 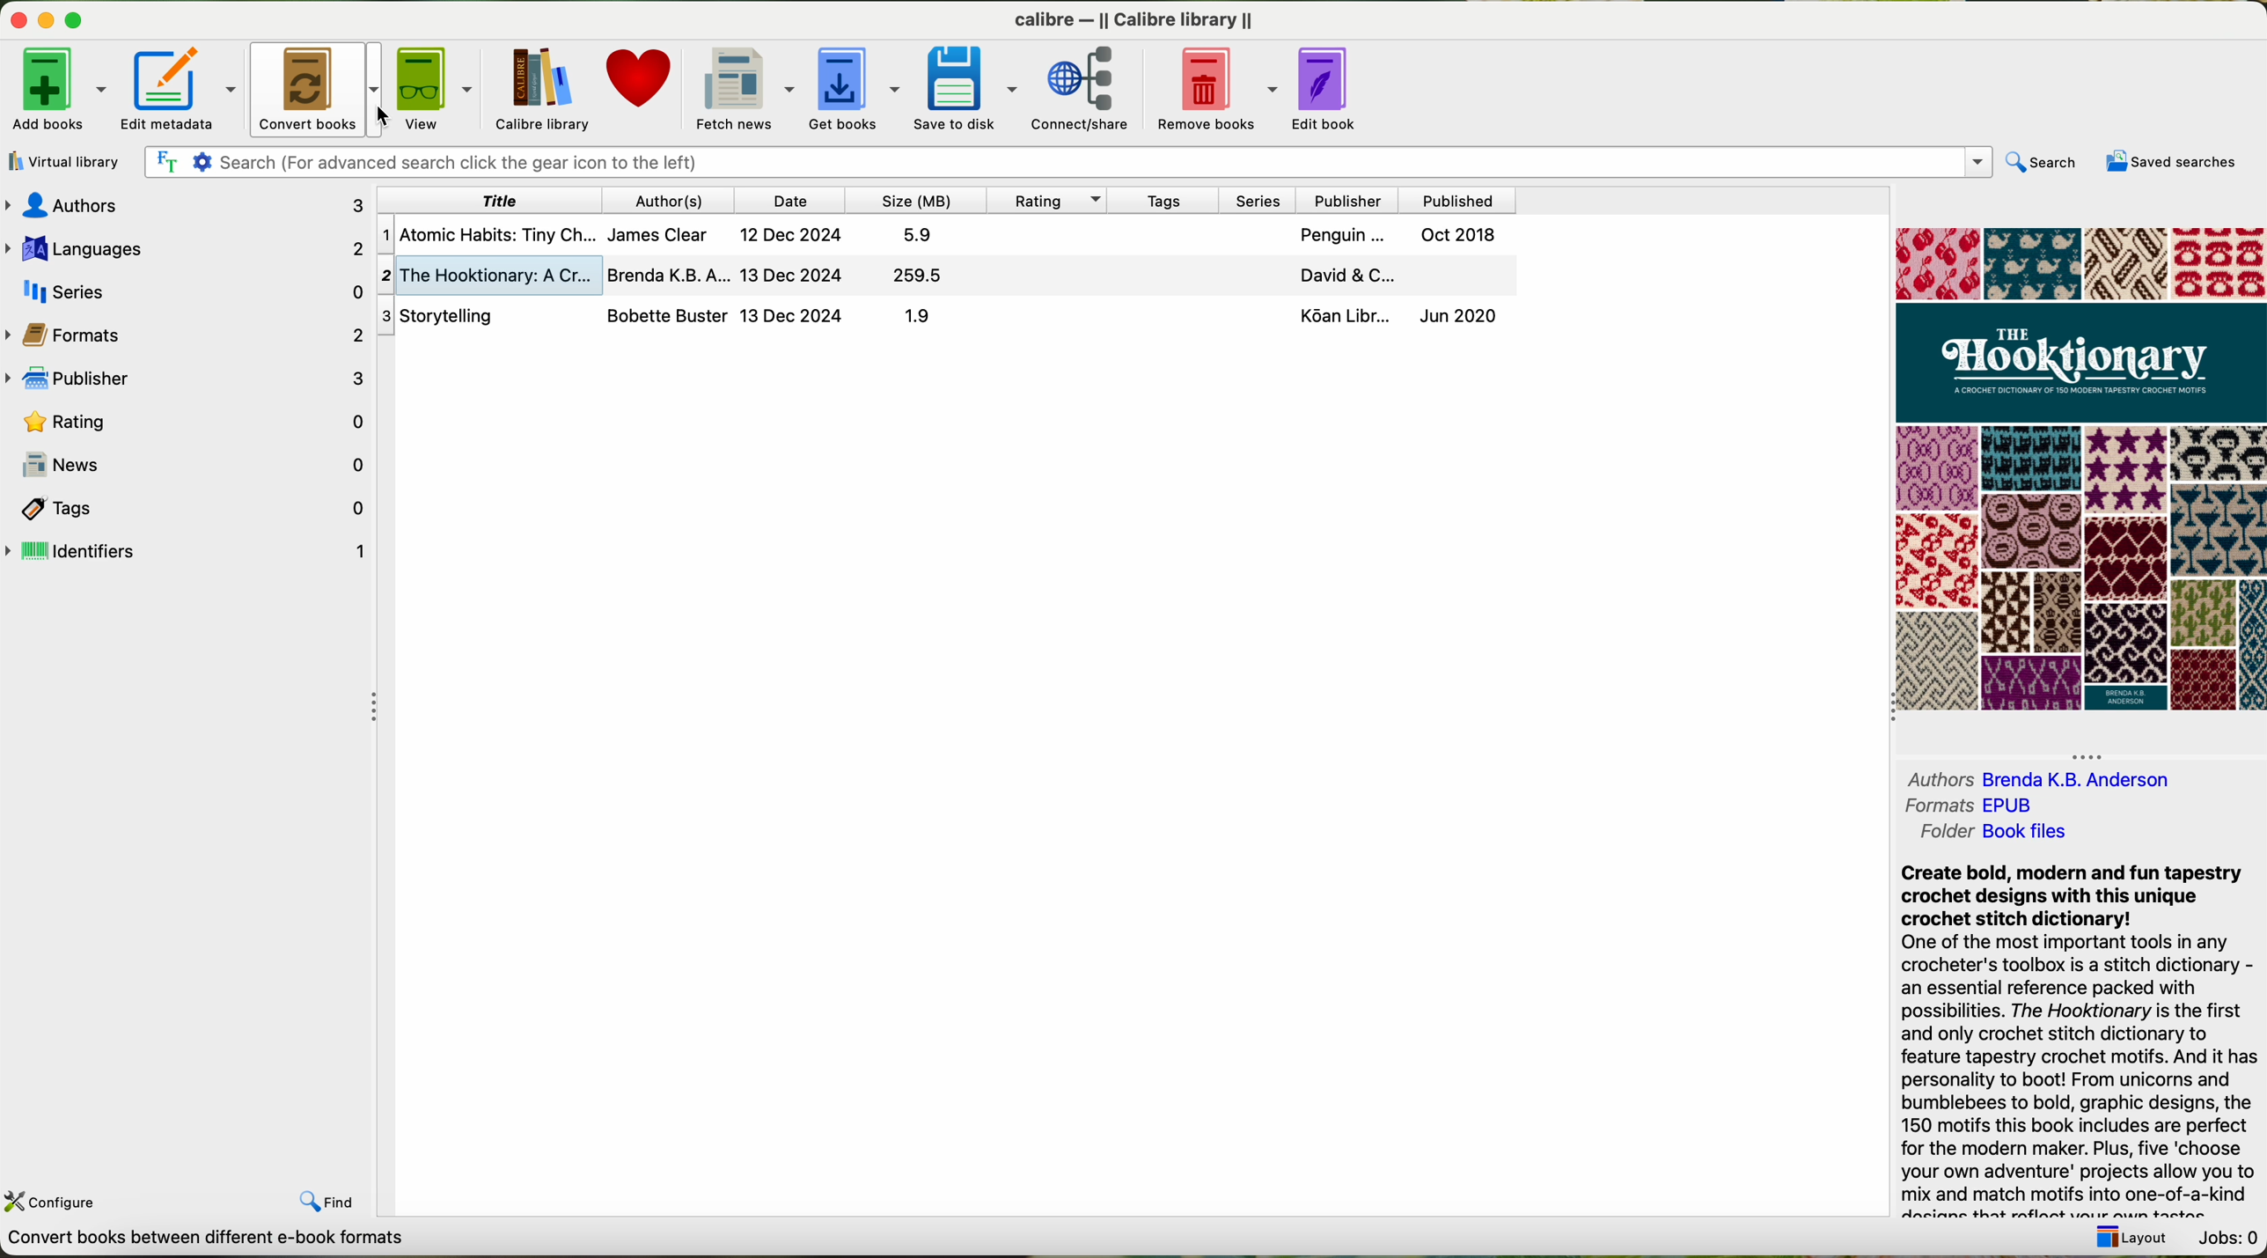 I want to click on author(s), so click(x=674, y=202).